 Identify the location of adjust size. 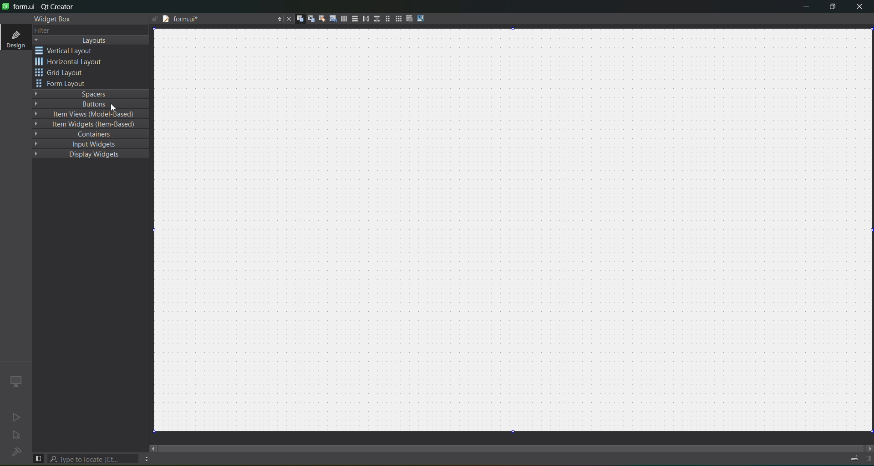
(422, 18).